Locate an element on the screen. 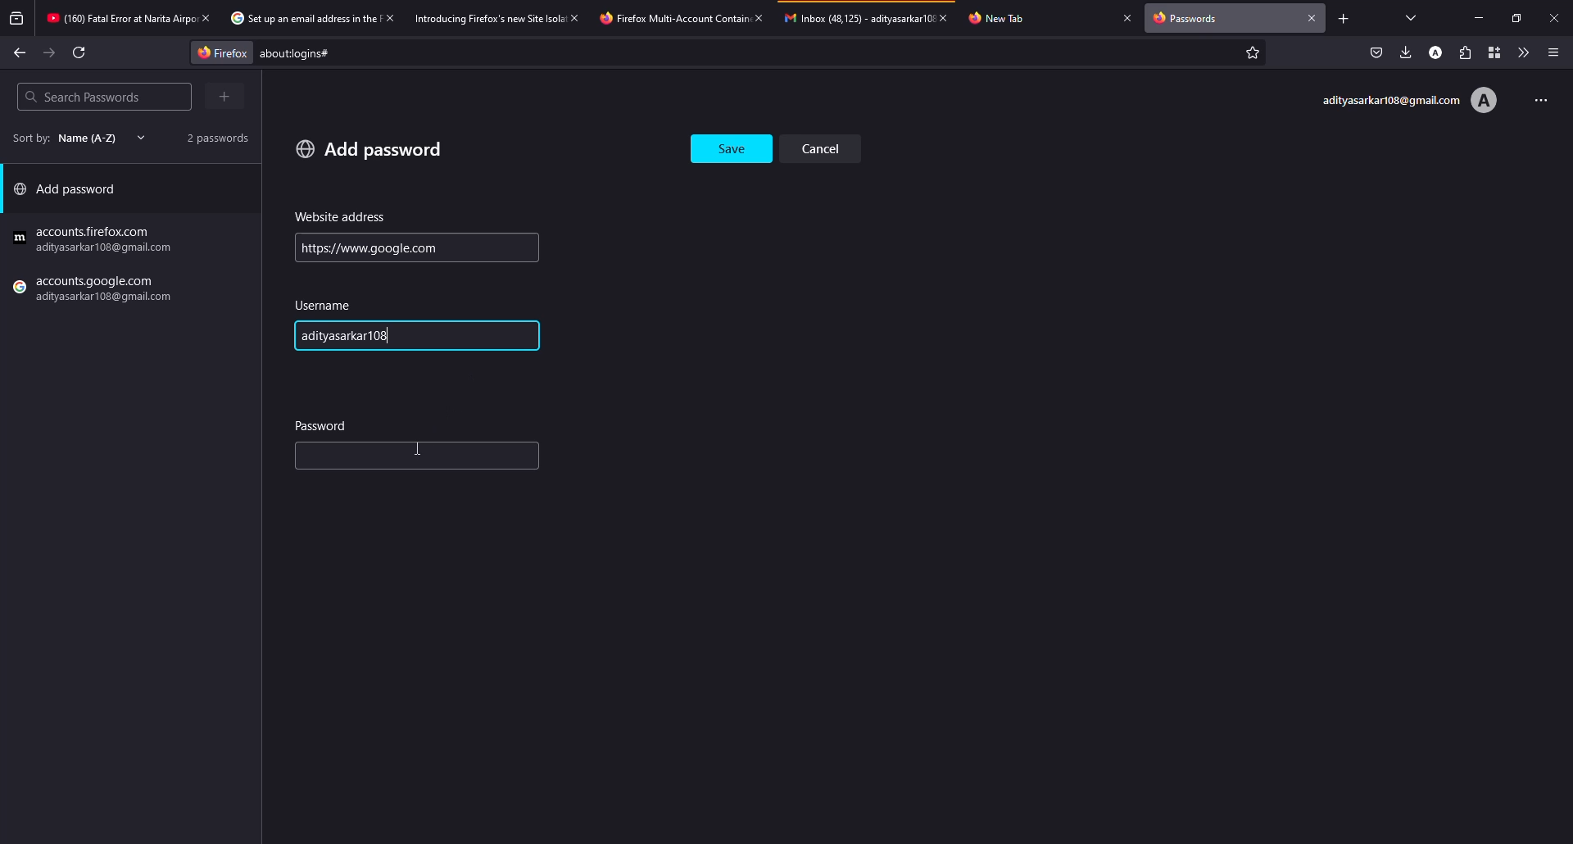 The height and width of the screenshot is (844, 1573). google is located at coordinates (96, 240).